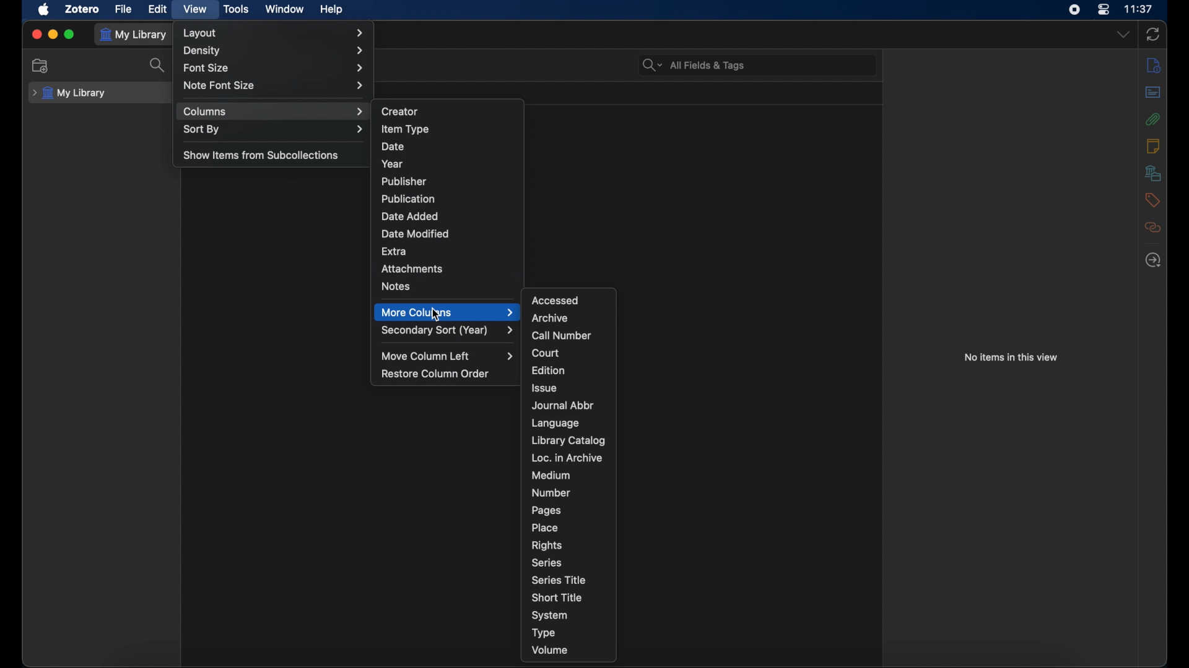 The image size is (1189, 668). I want to click on zotero, so click(82, 9).